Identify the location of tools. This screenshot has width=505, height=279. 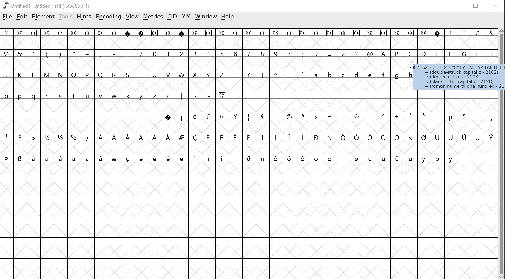
(66, 17).